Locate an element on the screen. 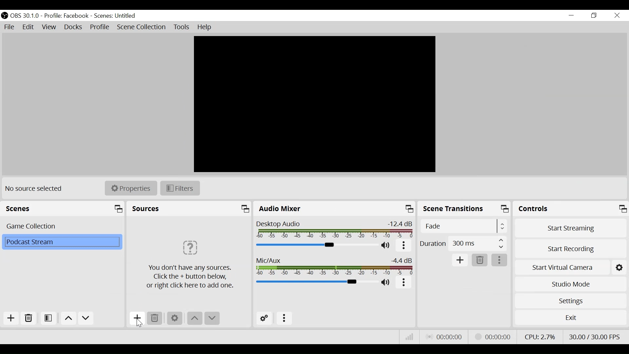 The image size is (629, 354). CPU Usage is located at coordinates (540, 337).